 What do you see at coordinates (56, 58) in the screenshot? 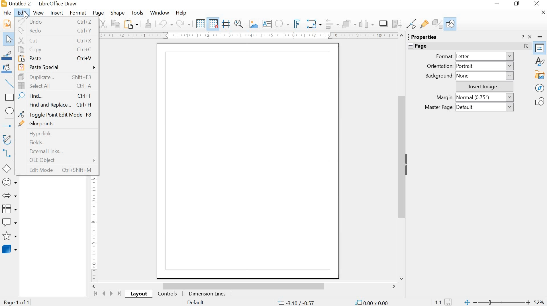
I see `paste` at bounding box center [56, 58].